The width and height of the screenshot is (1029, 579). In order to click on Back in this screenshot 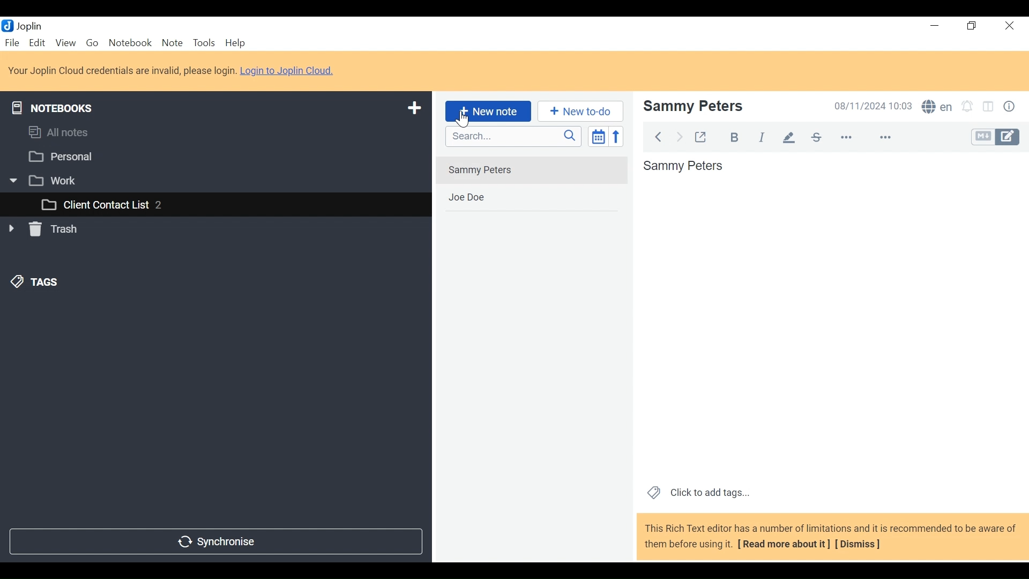, I will do `click(660, 136)`.